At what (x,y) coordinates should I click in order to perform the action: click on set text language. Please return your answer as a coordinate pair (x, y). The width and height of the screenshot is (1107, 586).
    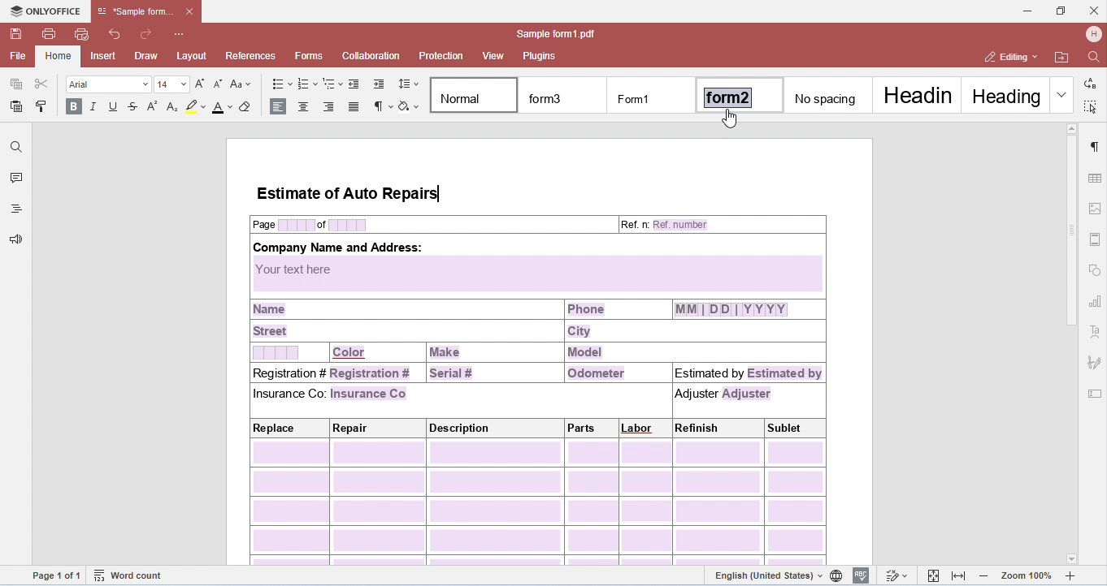
    Looking at the image, I should click on (767, 575).